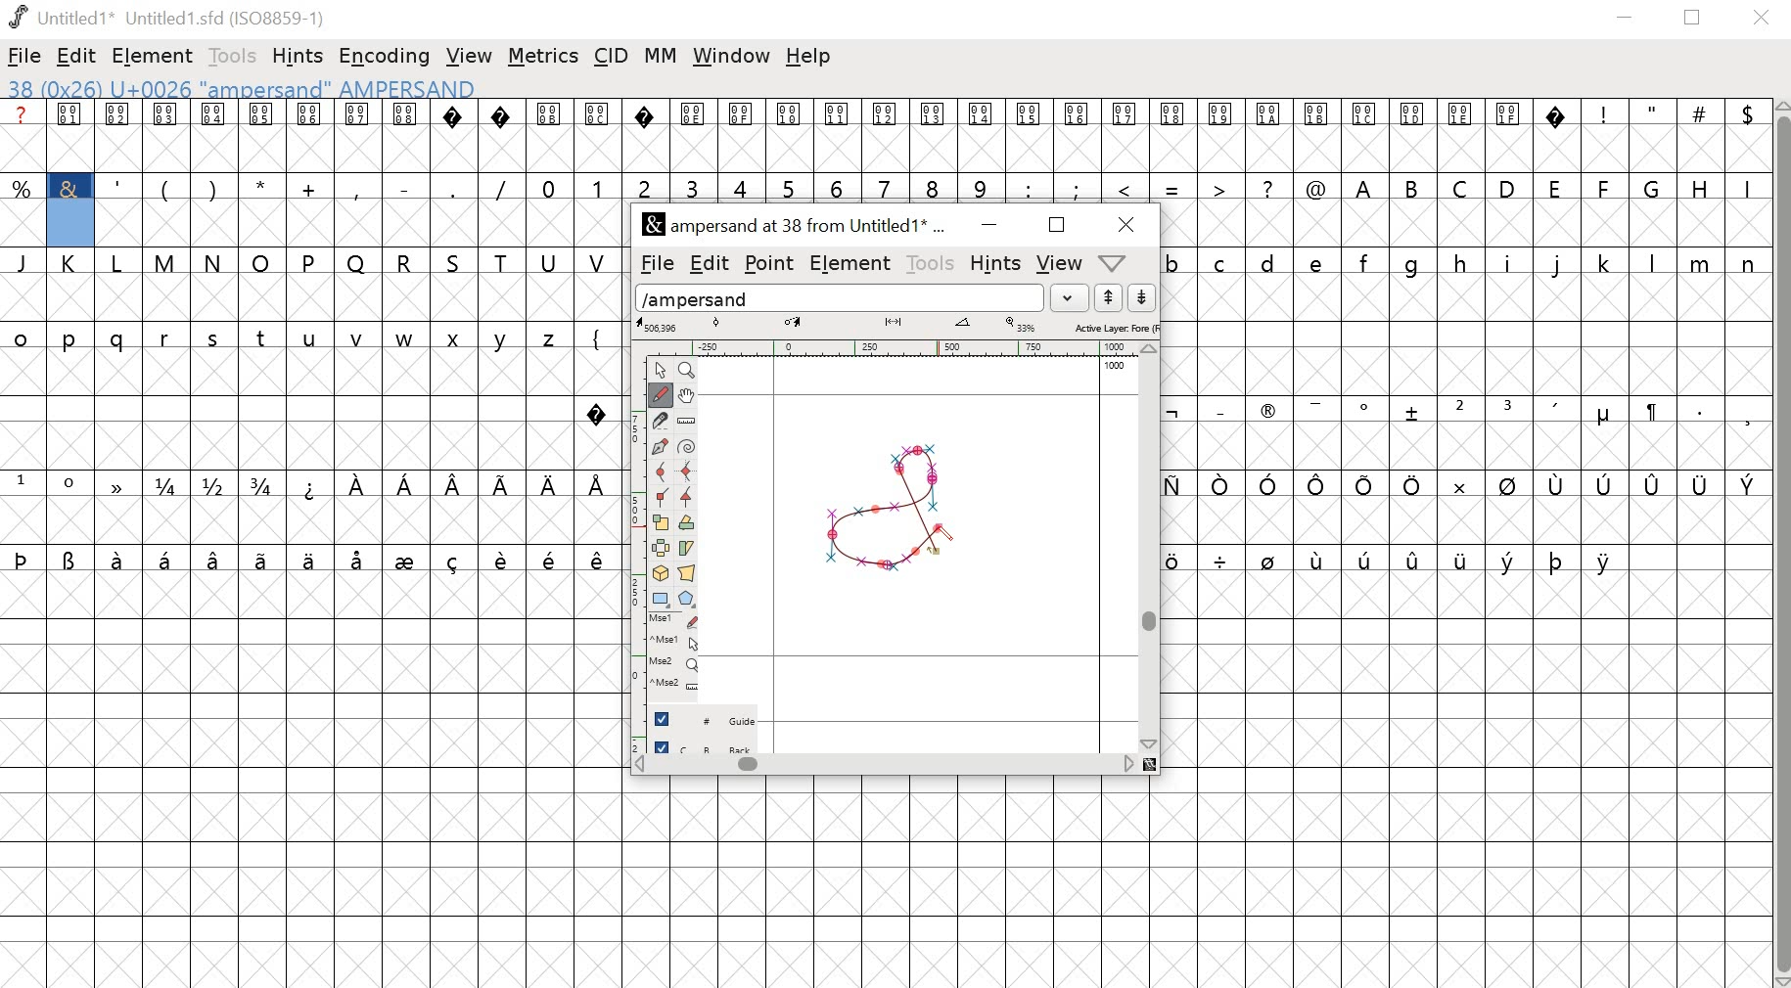  Describe the element at coordinates (155, 55) in the screenshot. I see `element` at that location.